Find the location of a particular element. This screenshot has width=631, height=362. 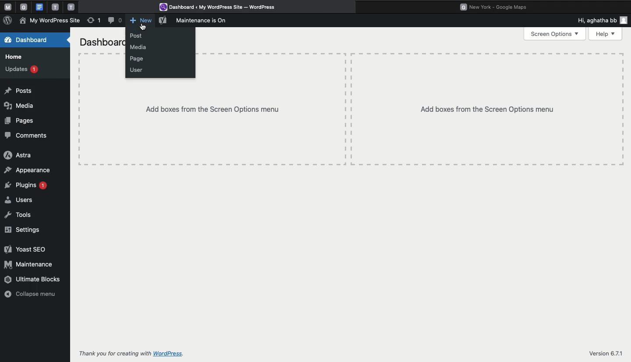

Pages is located at coordinates (23, 121).